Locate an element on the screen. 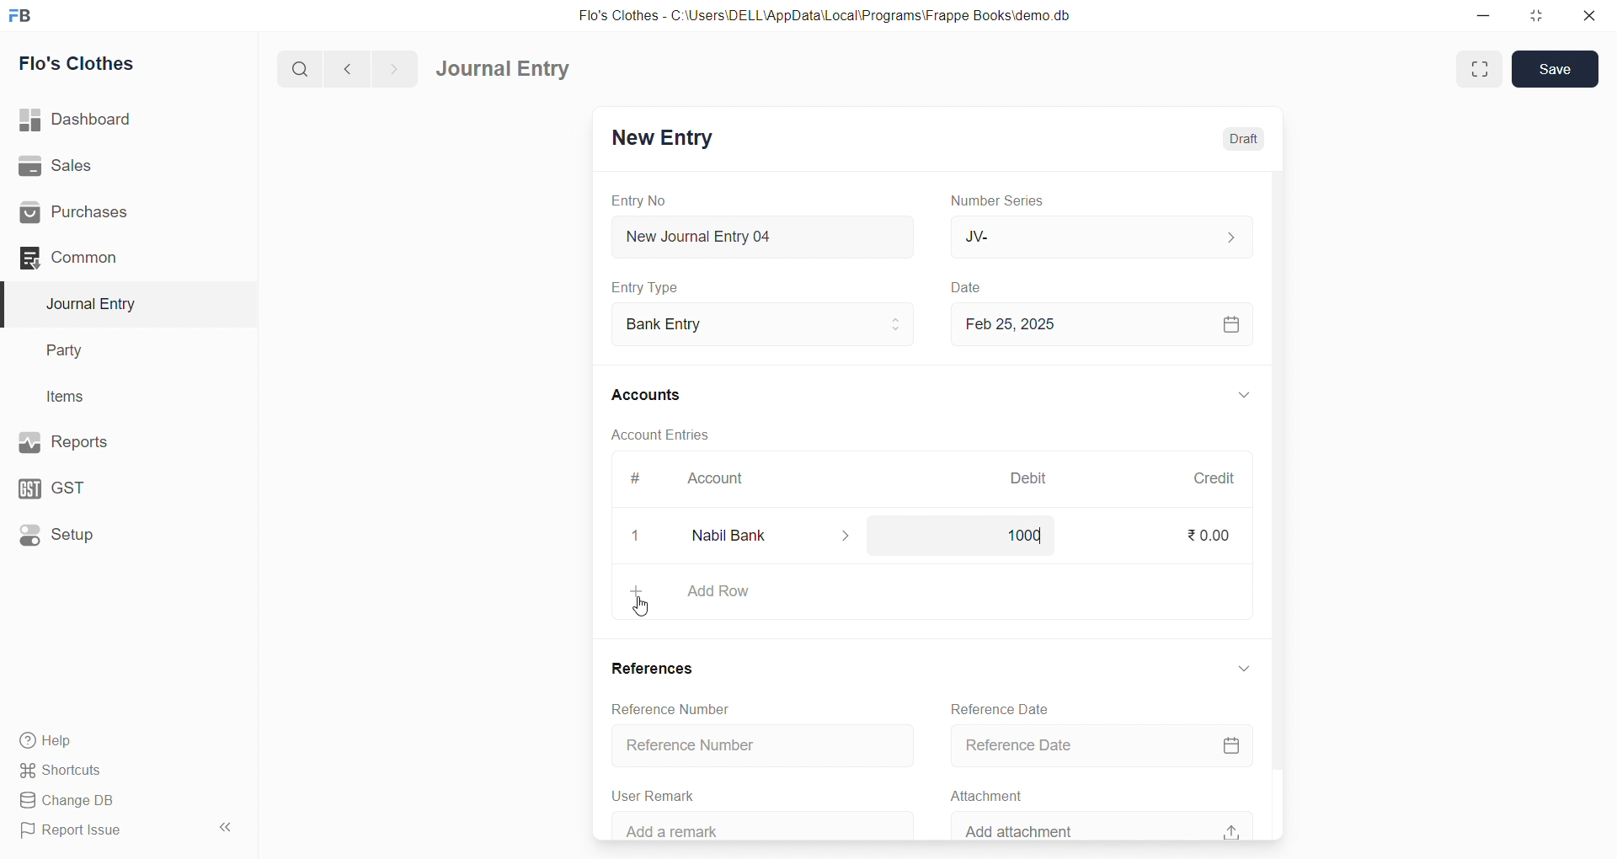 This screenshot has height=859, width=1617. User Remark is located at coordinates (648, 793).